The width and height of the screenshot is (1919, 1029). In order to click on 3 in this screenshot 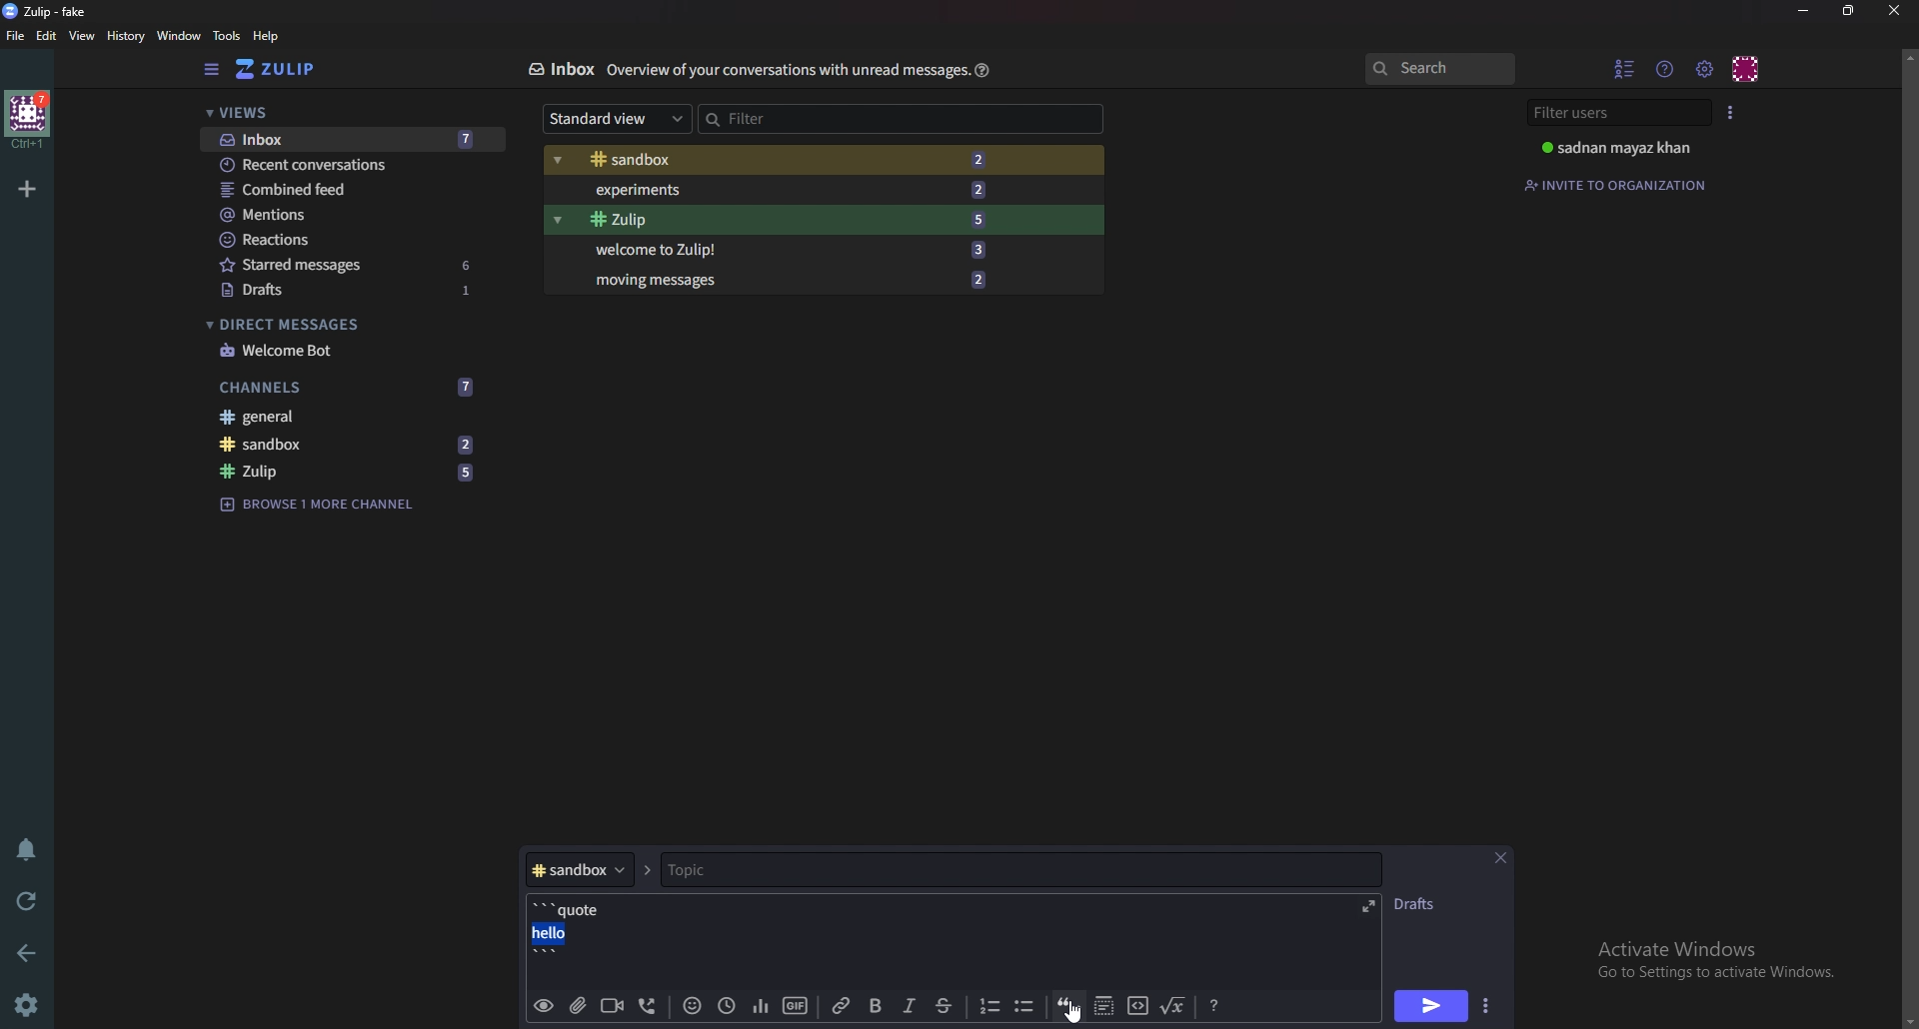, I will do `click(986, 252)`.